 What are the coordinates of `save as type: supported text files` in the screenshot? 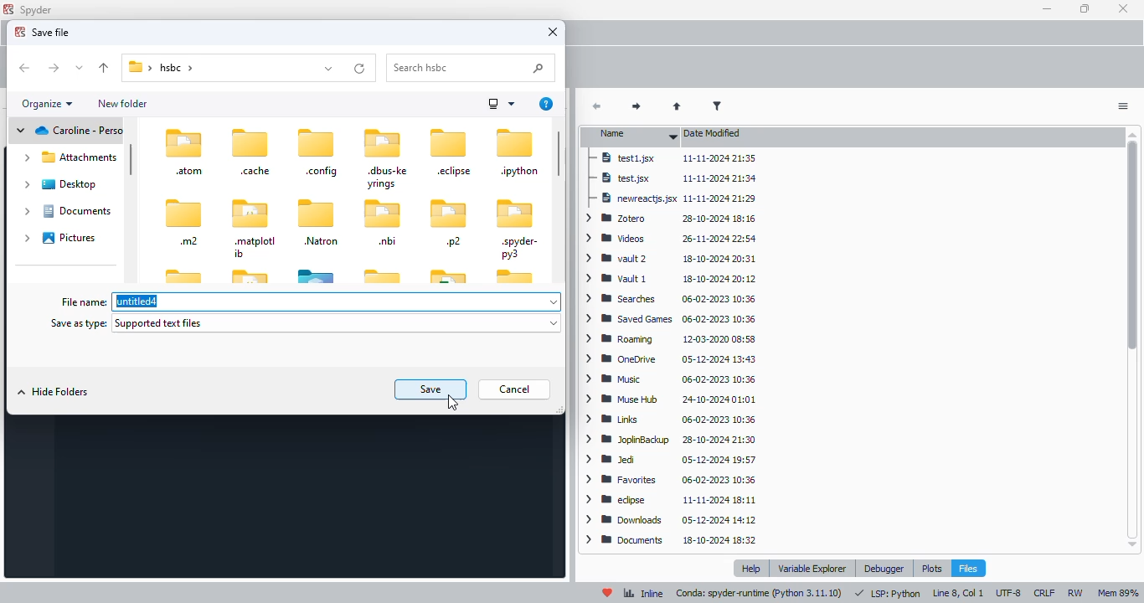 It's located at (304, 322).